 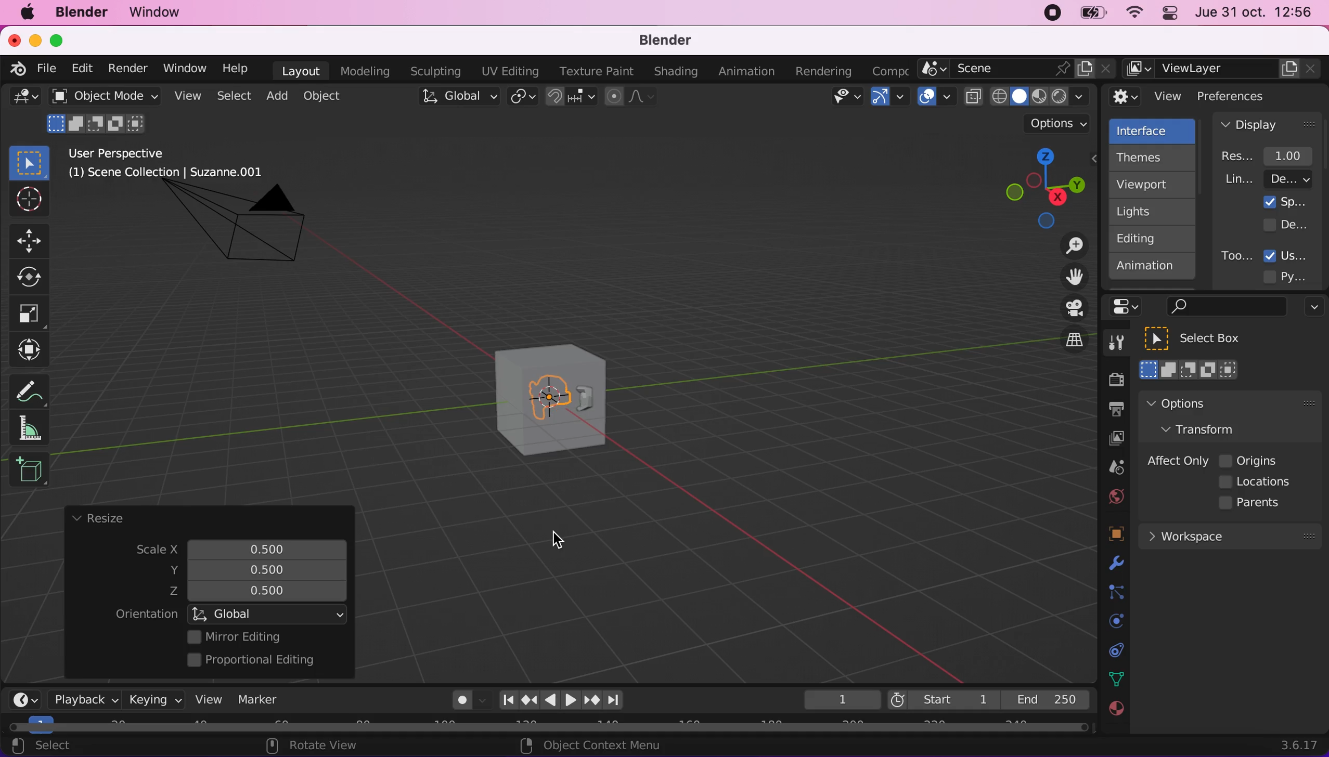 I want to click on toggle the camera view, so click(x=1067, y=309).